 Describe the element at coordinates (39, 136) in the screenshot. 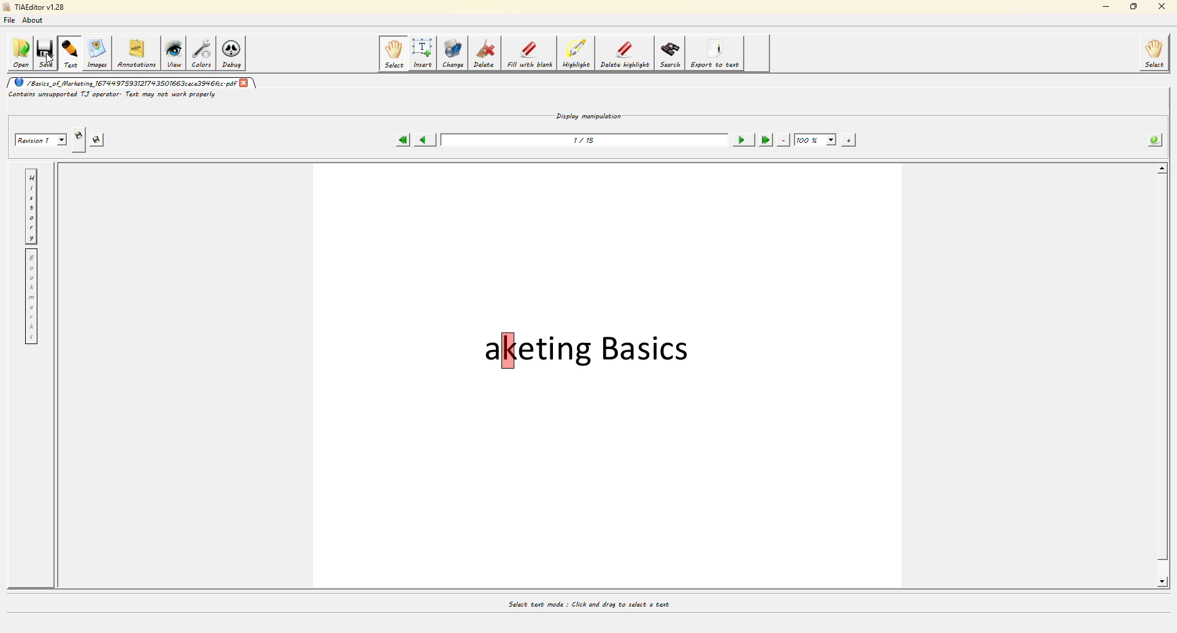

I see `revision` at that location.